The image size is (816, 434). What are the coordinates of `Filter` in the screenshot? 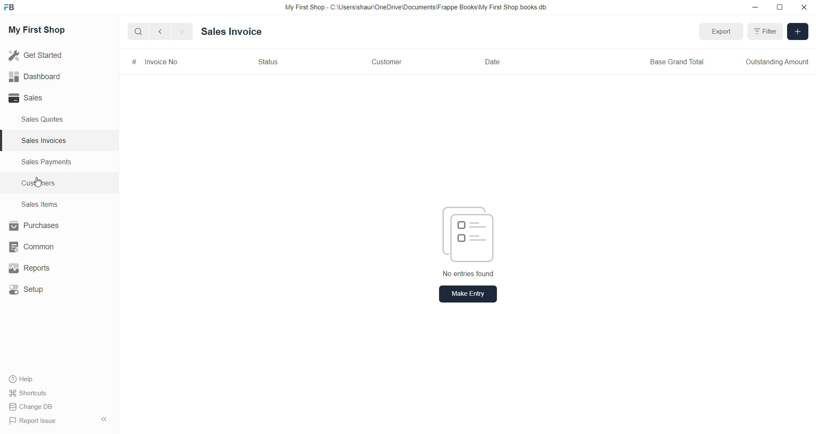 It's located at (765, 31).